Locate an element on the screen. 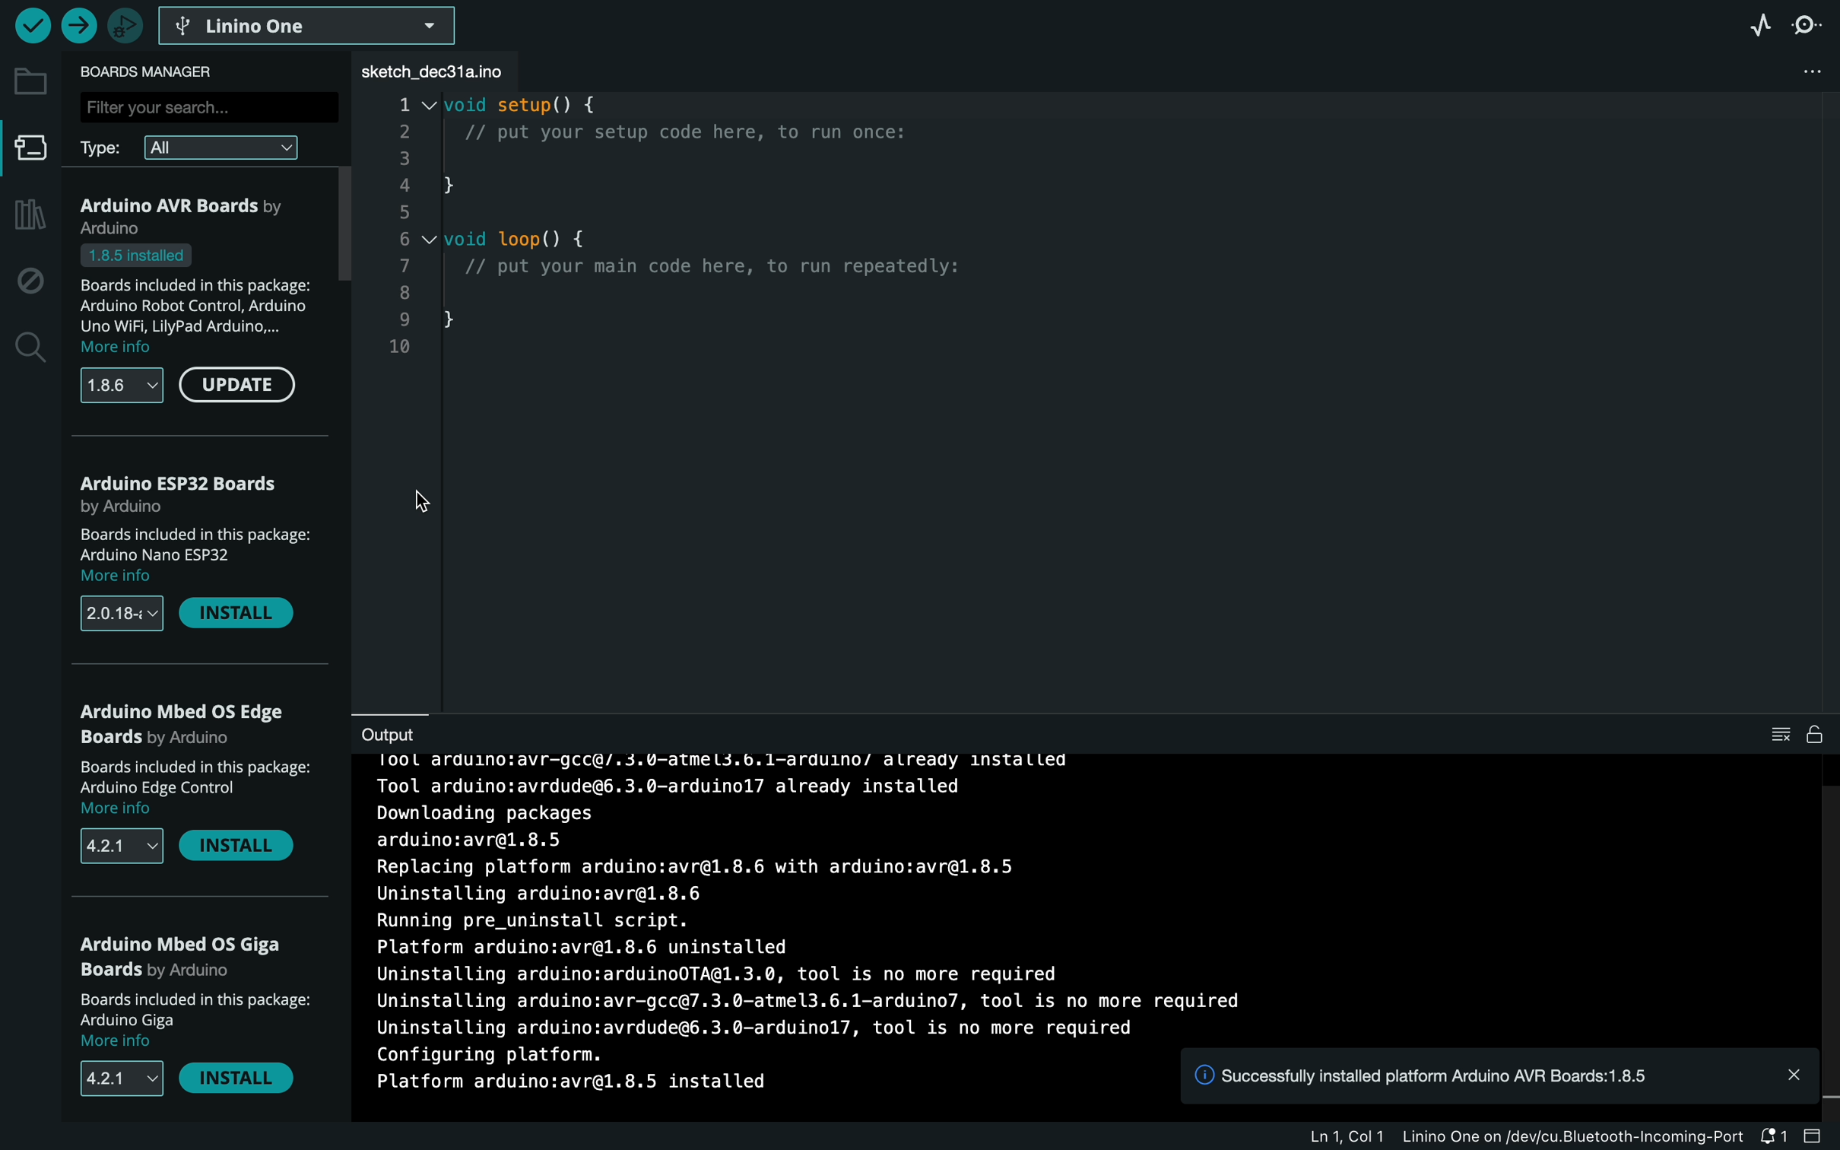  serial plotter is located at coordinates (1752, 24).